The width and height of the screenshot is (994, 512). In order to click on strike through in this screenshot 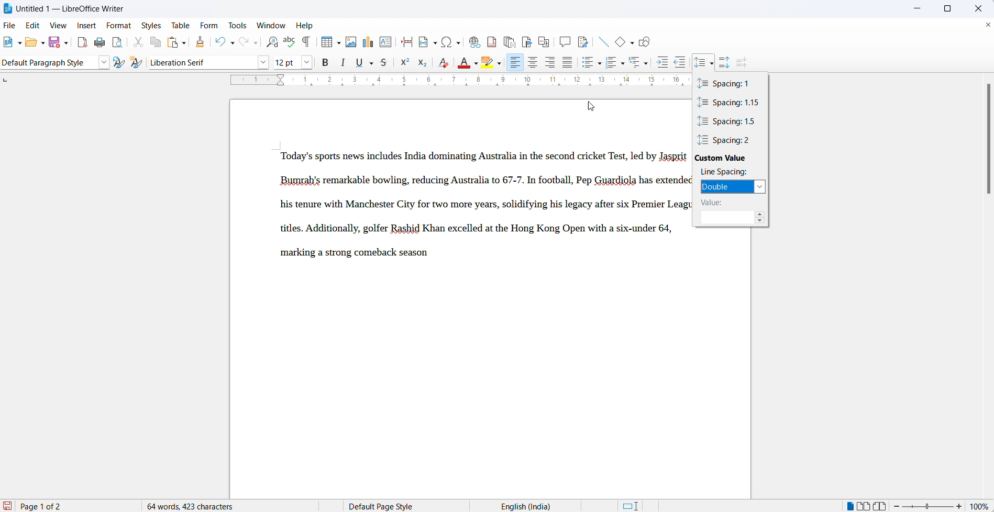, I will do `click(385, 64)`.